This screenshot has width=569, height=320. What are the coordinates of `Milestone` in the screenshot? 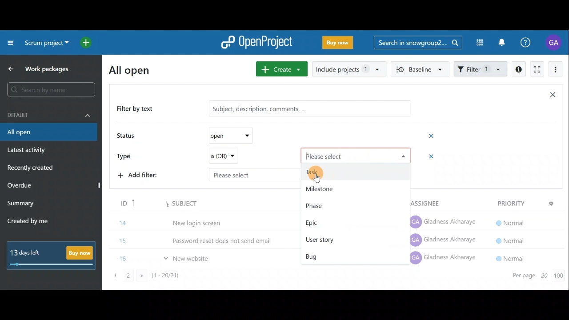 It's located at (354, 188).